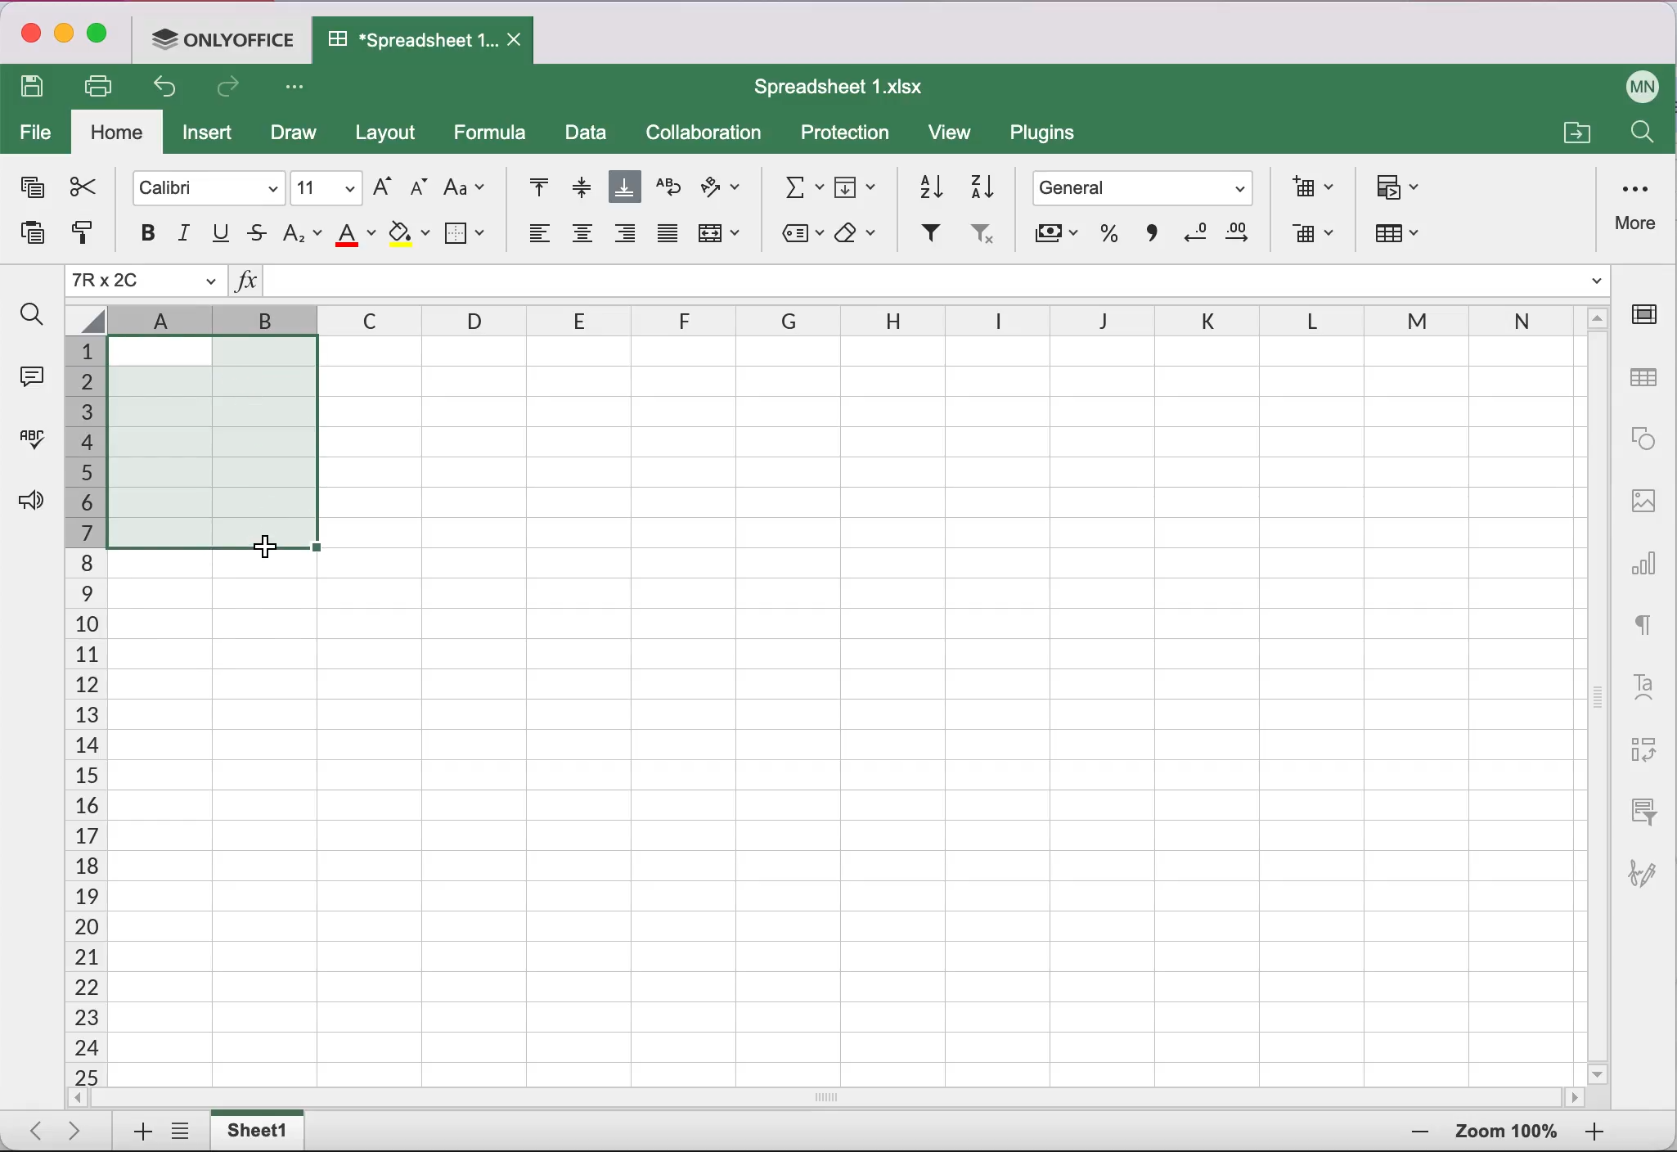 The image size is (1677, 1152). What do you see at coordinates (1243, 237) in the screenshot?
I see `increase decimal` at bounding box center [1243, 237].